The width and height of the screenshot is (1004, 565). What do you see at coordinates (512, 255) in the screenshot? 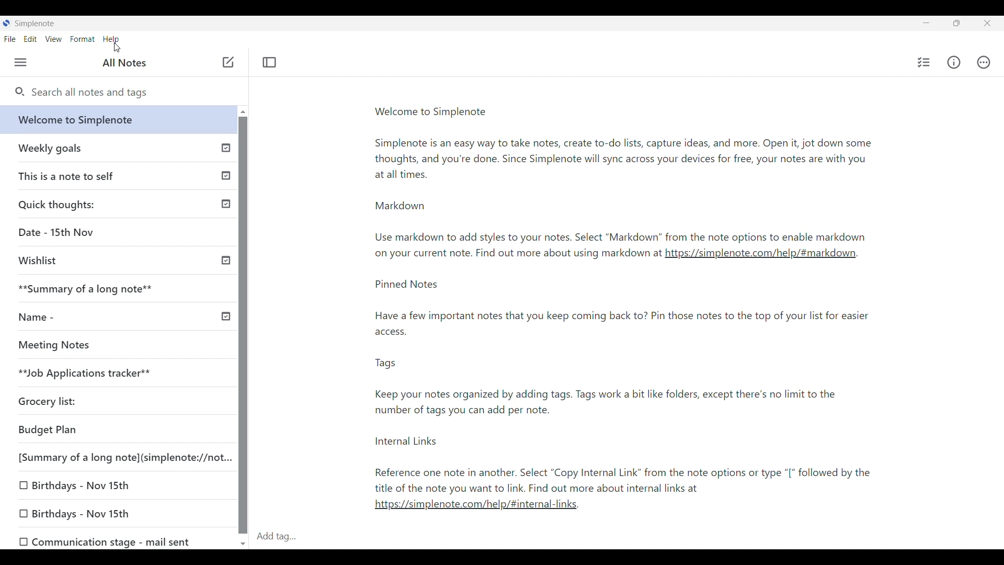
I see `on your current note. rind out more about using markdown at` at bounding box center [512, 255].